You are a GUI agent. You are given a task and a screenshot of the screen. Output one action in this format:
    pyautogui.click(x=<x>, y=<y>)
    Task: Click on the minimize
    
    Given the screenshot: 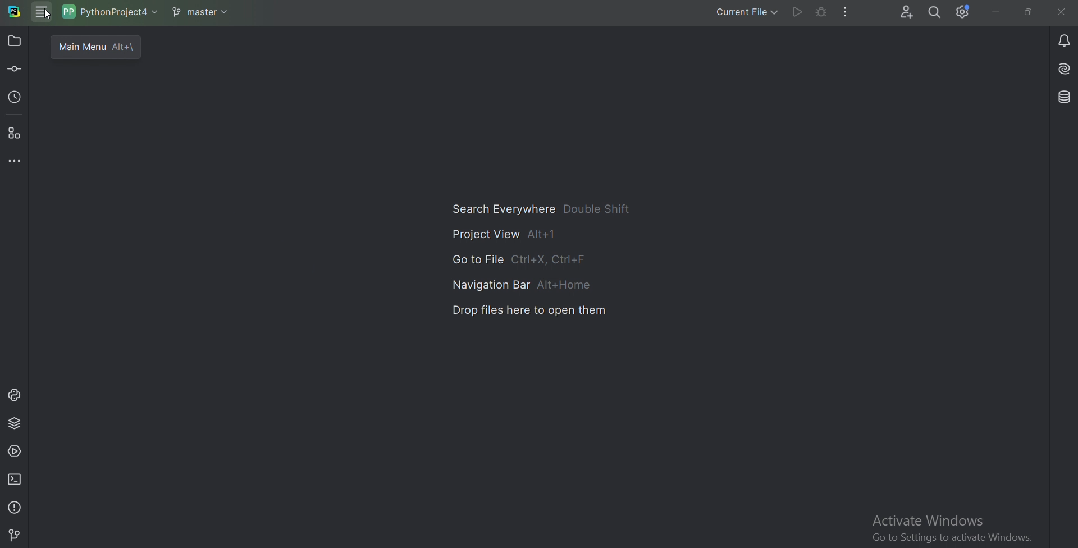 What is the action you would take?
    pyautogui.click(x=993, y=12)
    